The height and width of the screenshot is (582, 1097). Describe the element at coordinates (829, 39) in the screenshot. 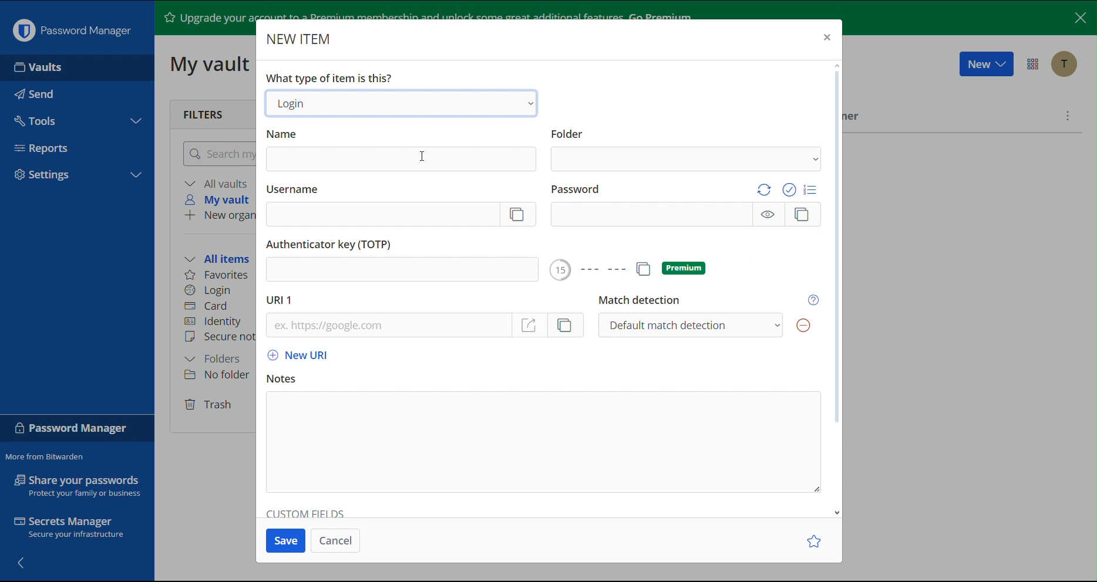

I see `Close` at that location.